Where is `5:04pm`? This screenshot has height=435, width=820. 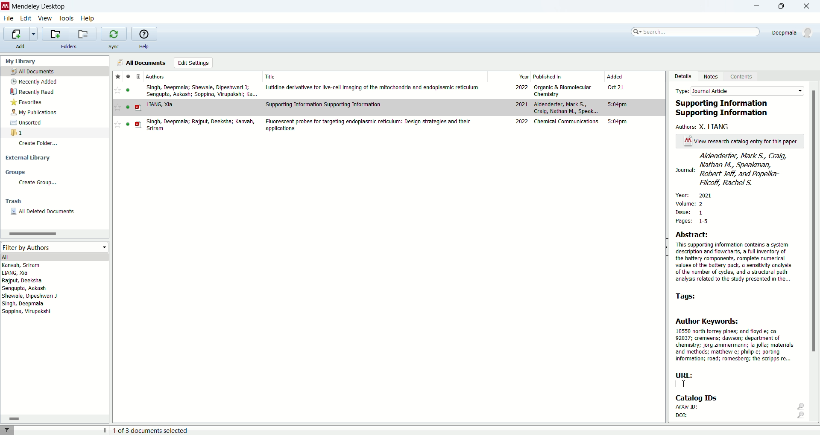
5:04pm is located at coordinates (617, 104).